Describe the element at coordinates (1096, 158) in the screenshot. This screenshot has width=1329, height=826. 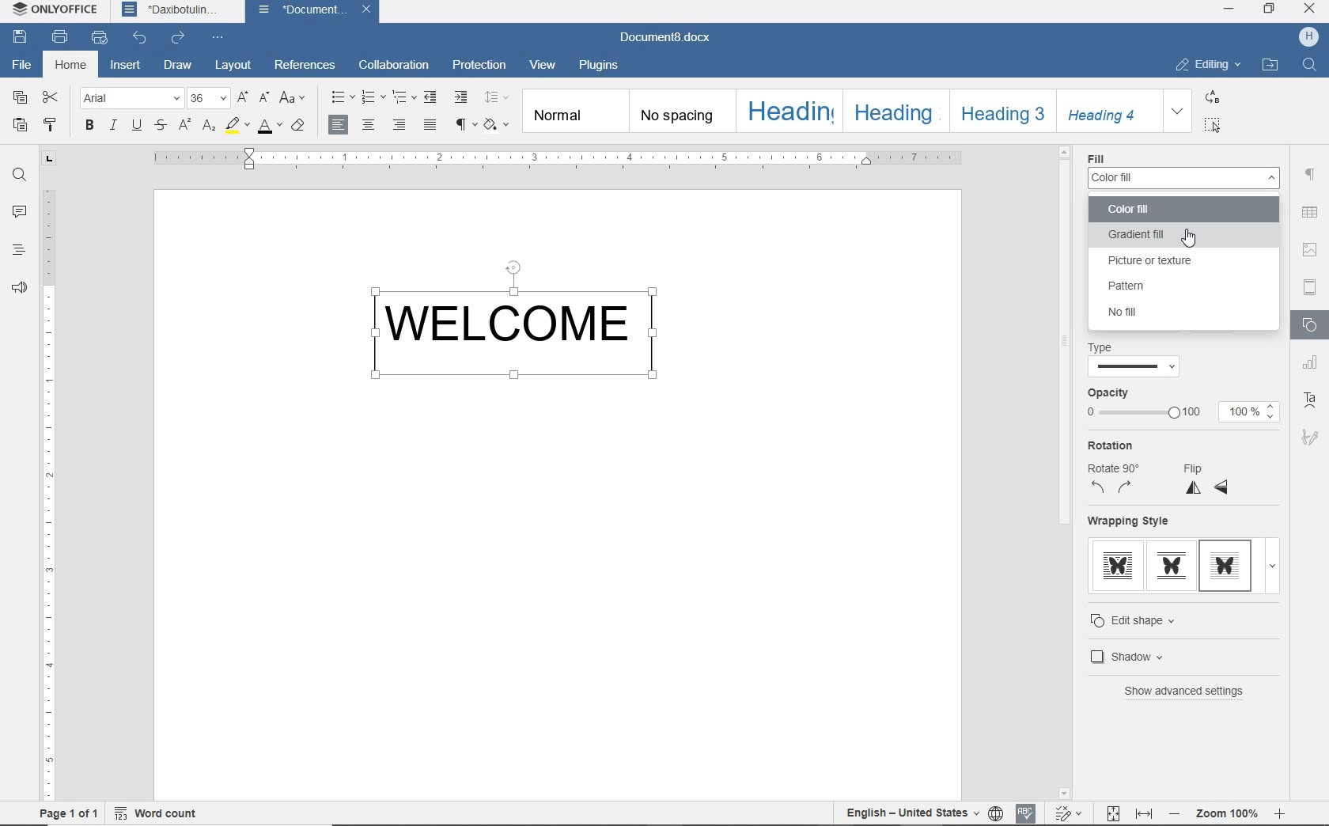
I see `Fill` at that location.